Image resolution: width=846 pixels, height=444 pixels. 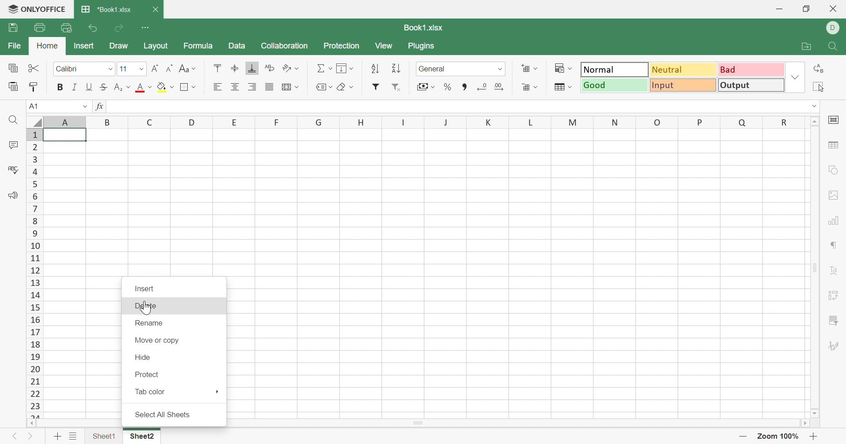 I want to click on List of sheets, so click(x=74, y=434).